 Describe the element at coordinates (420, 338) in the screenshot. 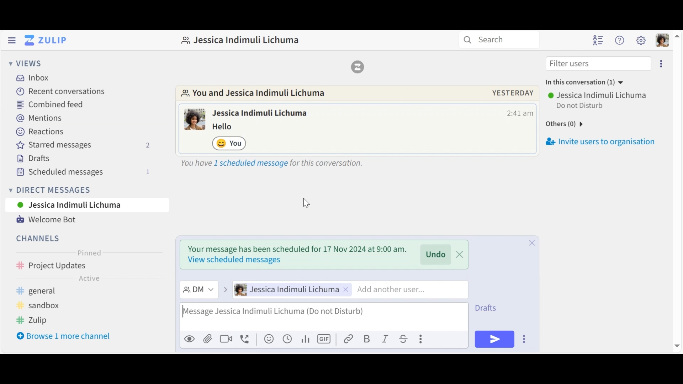

I see `Compose actions` at that location.